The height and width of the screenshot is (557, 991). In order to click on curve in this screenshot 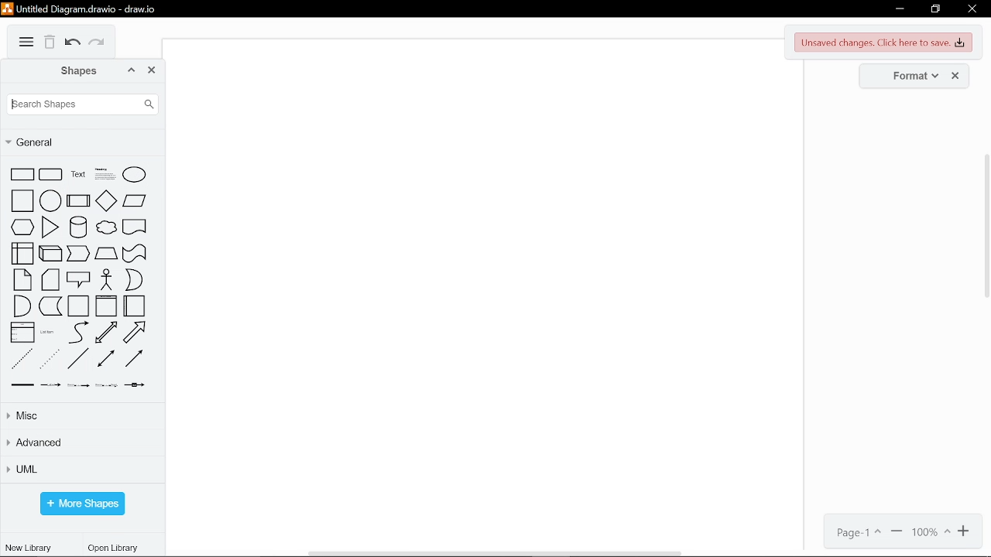, I will do `click(77, 333)`.